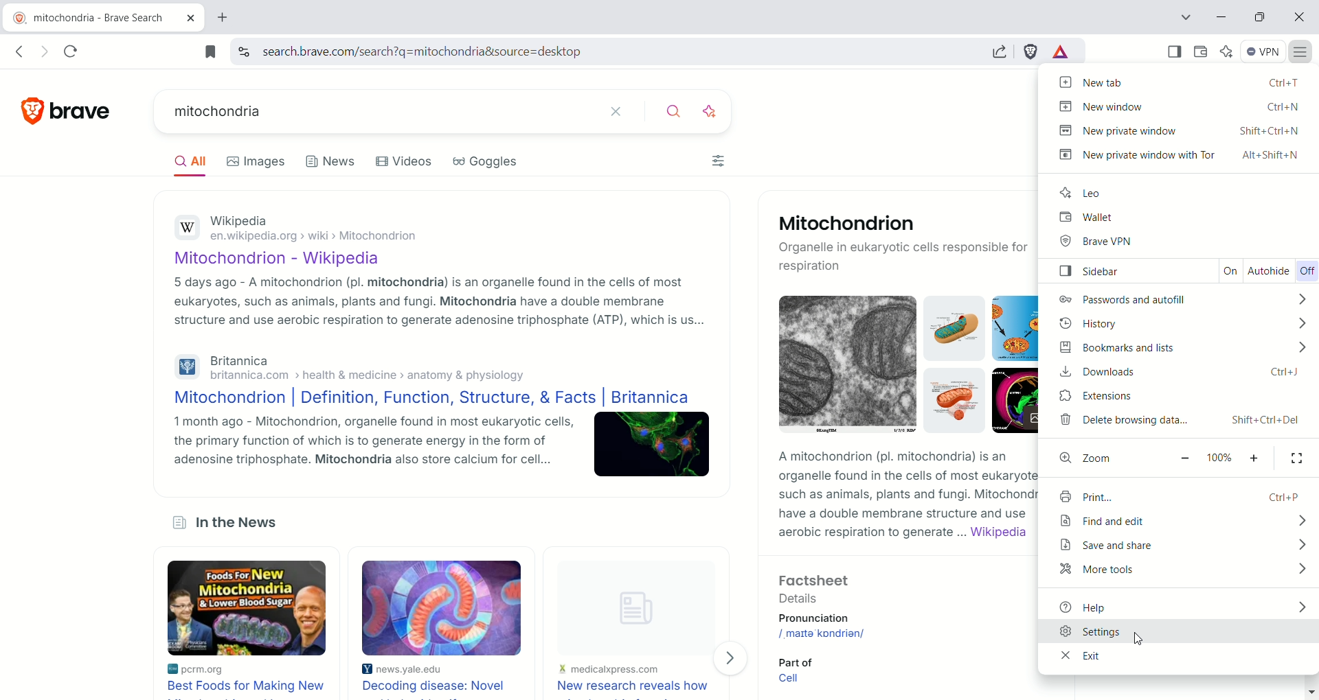 This screenshot has width=1319, height=700. I want to click on downloads, so click(1177, 370).